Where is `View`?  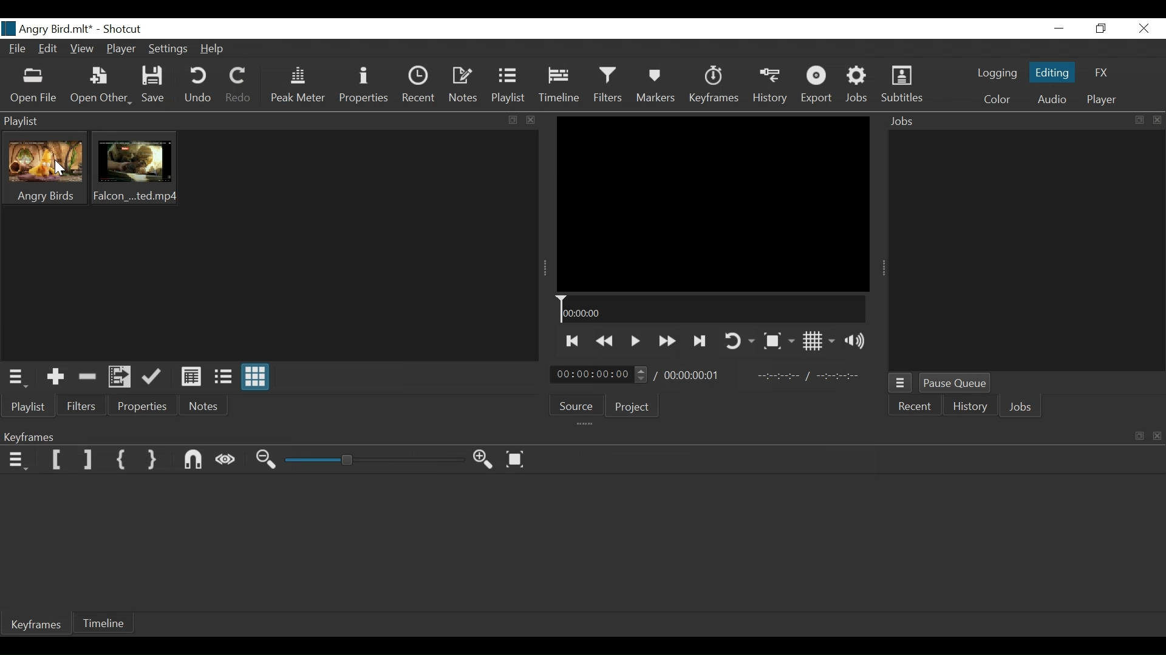
View is located at coordinates (81, 48).